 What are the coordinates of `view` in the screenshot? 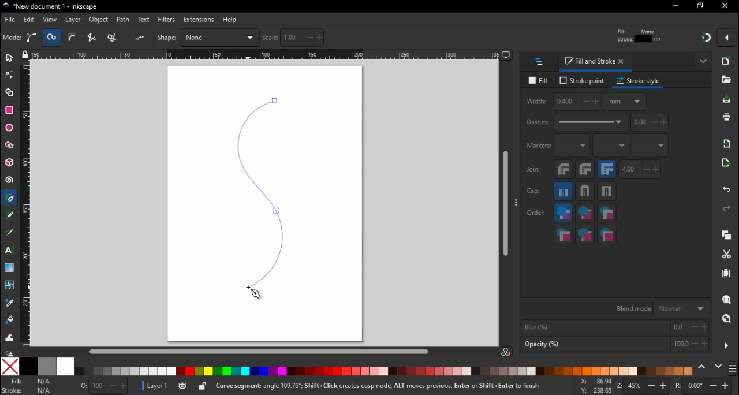 It's located at (49, 20).